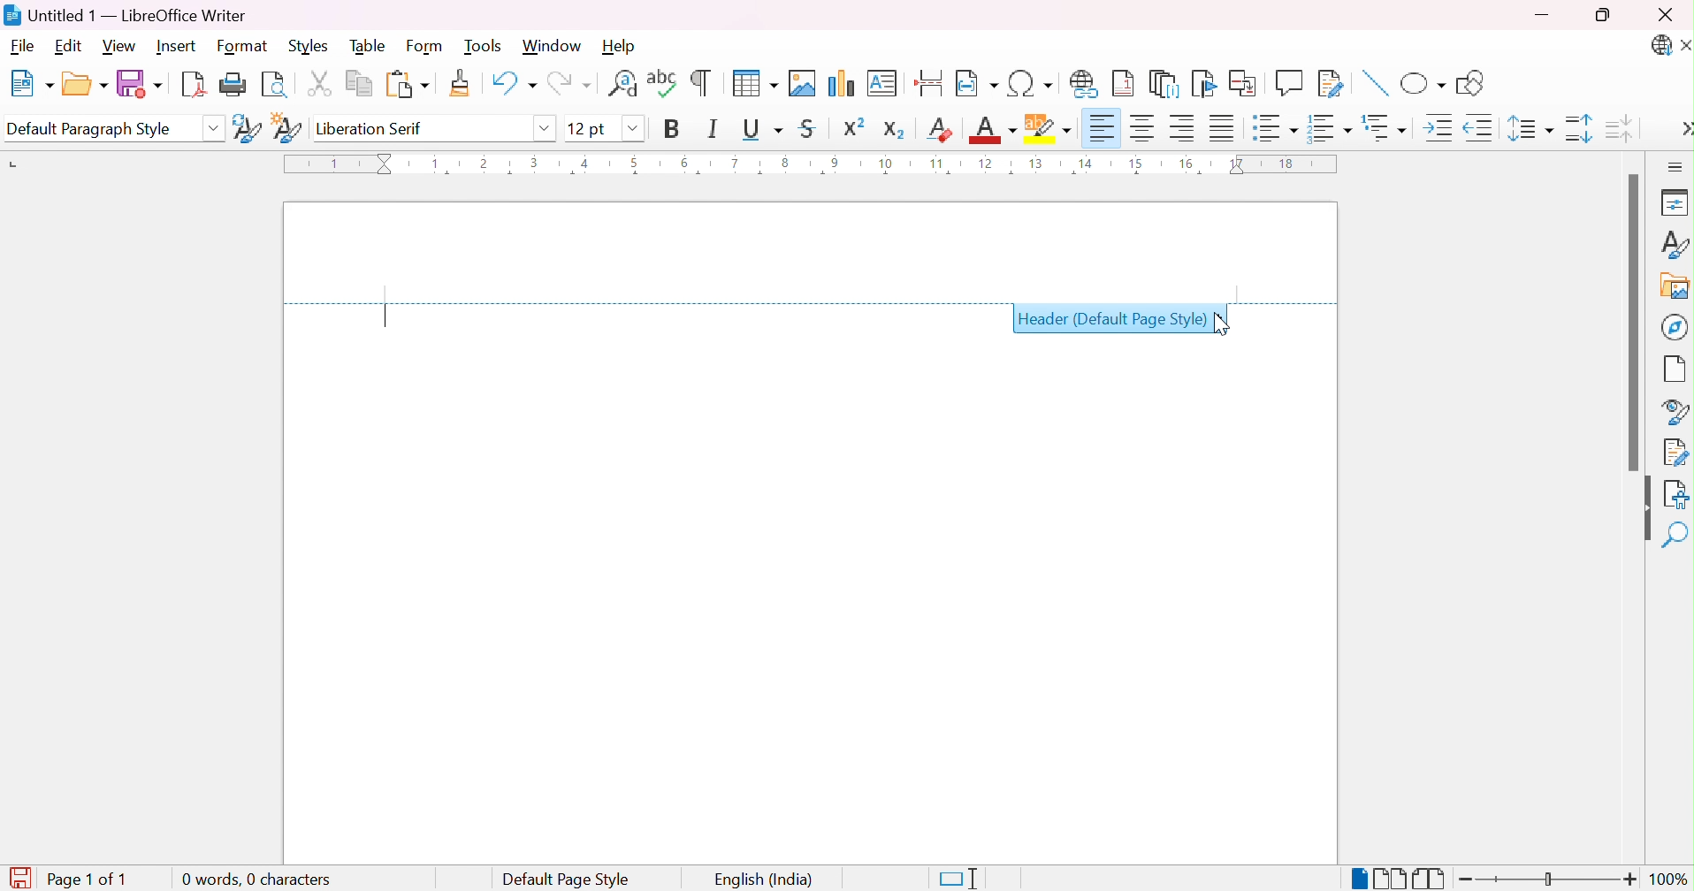 Image resolution: width=1694 pixels, height=891 pixels. I want to click on Gallery, so click(1674, 288).